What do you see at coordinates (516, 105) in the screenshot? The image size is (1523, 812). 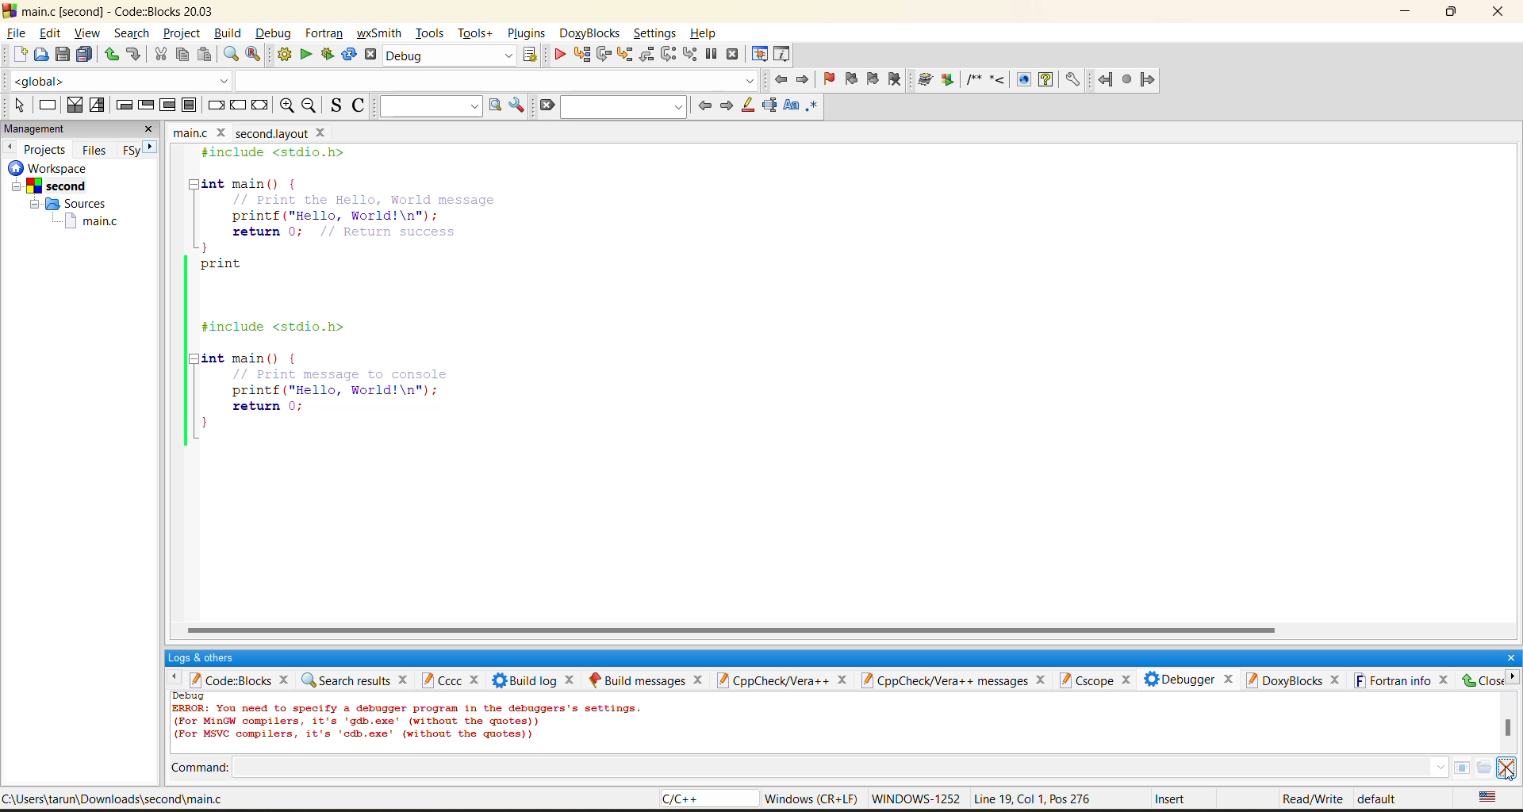 I see `show options window` at bounding box center [516, 105].